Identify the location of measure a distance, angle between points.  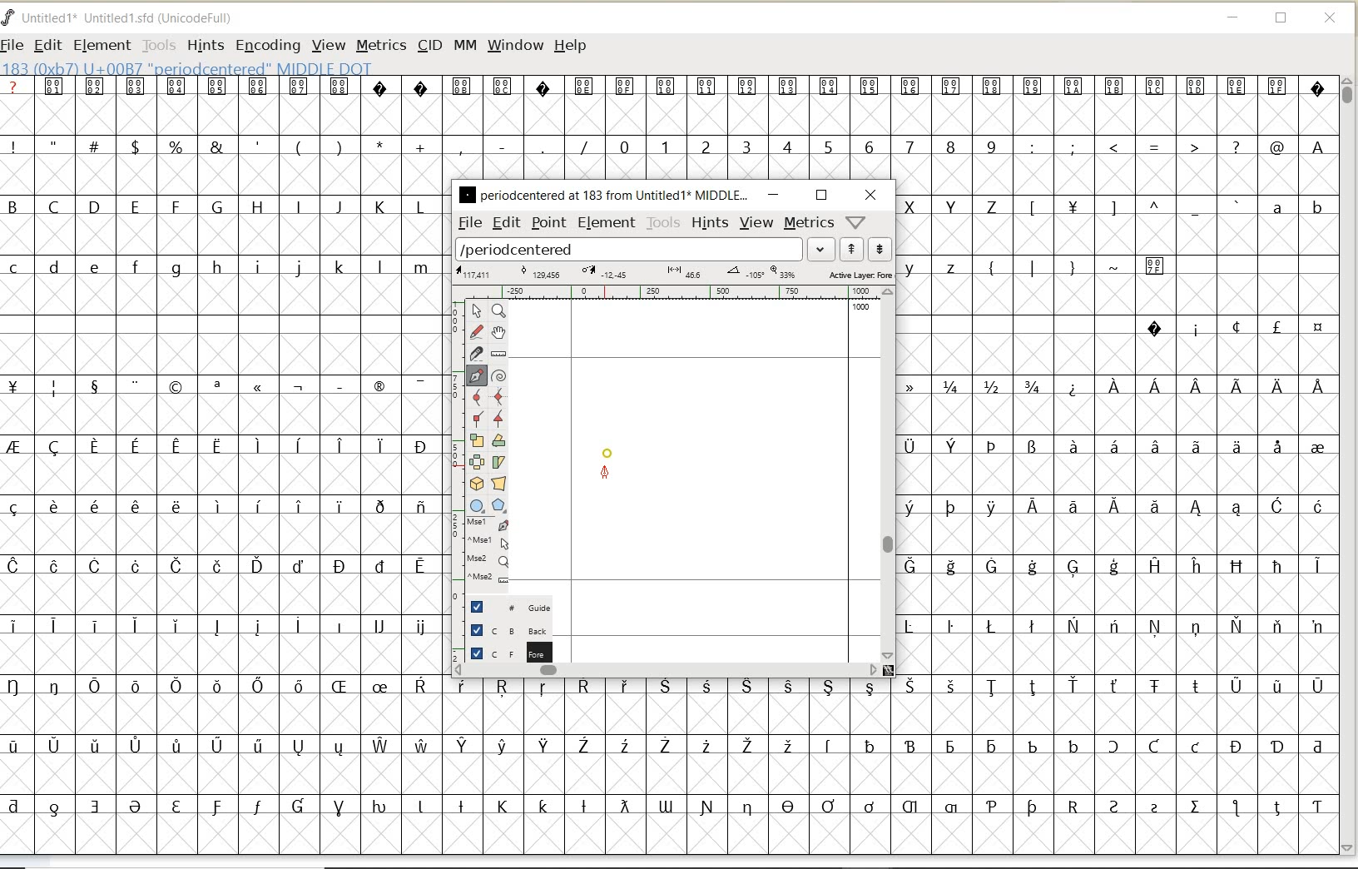
(498, 354).